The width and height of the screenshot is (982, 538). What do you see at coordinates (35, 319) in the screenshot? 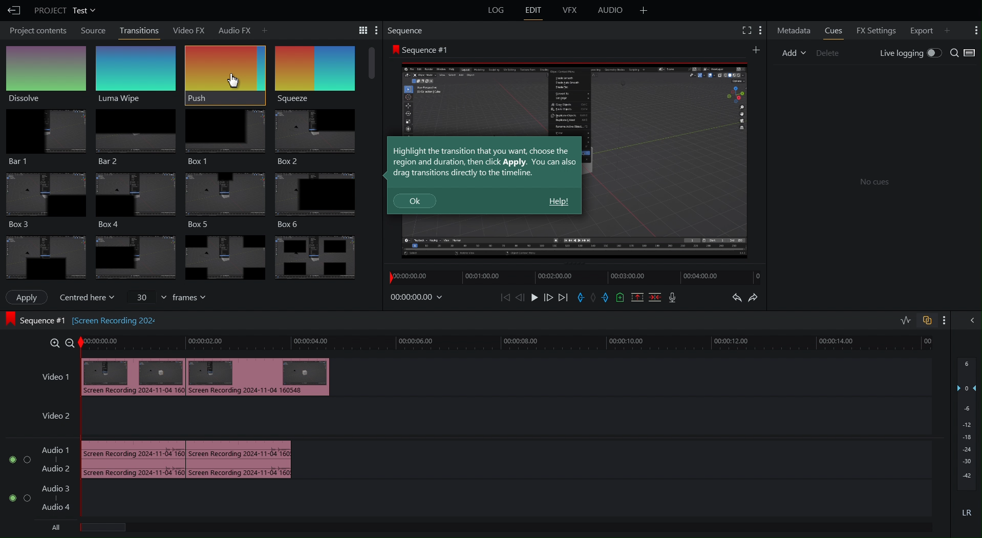
I see `Sequence #1 [Screen recording 202]` at bounding box center [35, 319].